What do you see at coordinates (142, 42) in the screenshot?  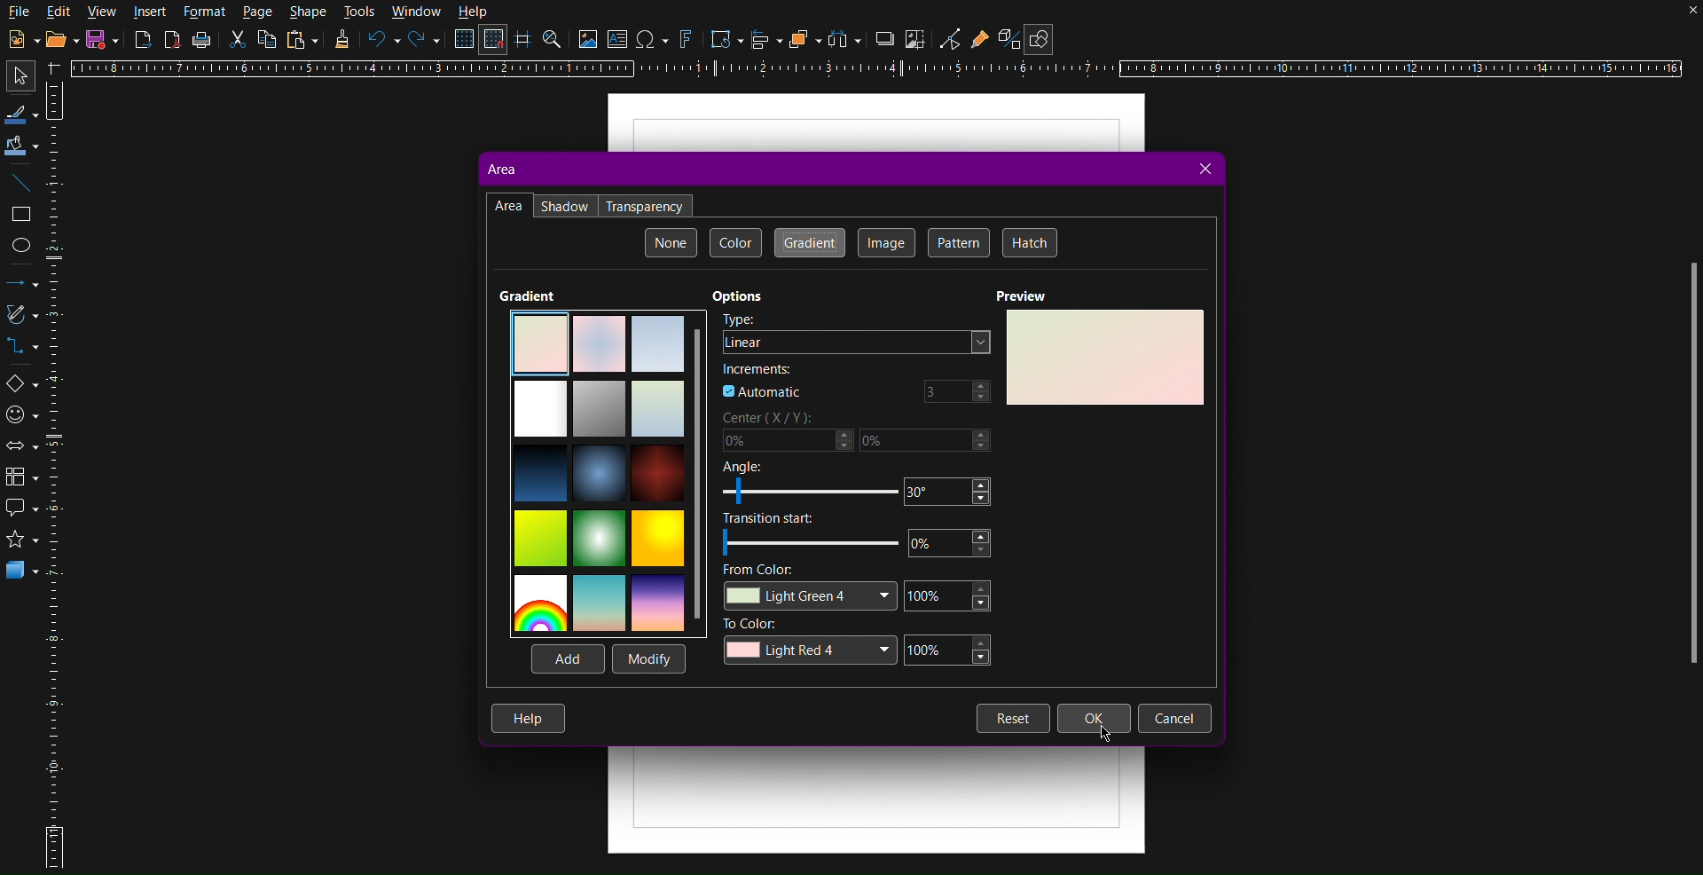 I see `Export ` at bounding box center [142, 42].